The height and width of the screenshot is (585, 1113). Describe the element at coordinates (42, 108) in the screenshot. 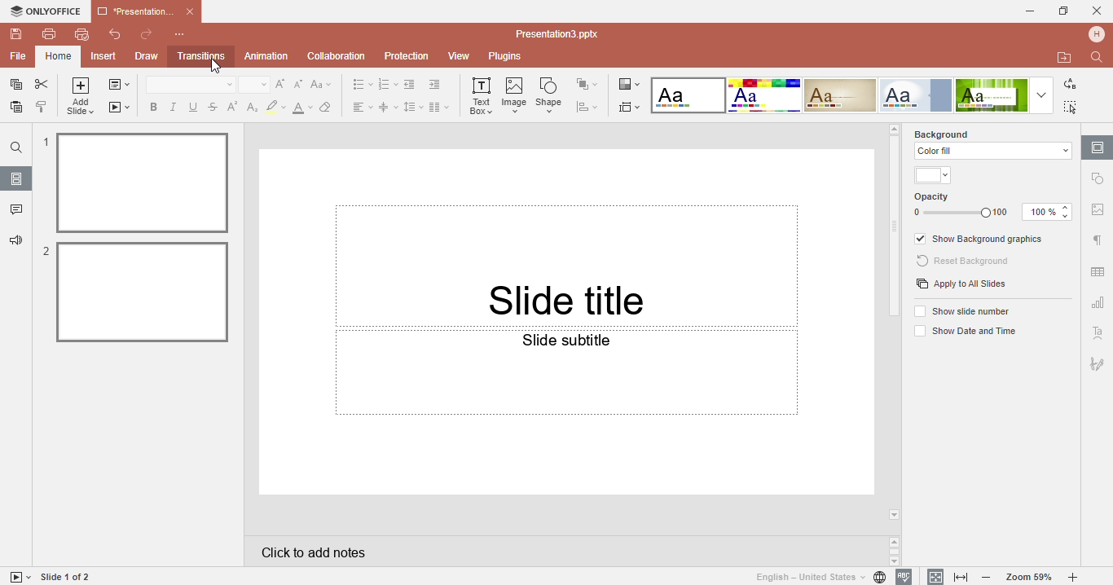

I see `Copy style` at that location.